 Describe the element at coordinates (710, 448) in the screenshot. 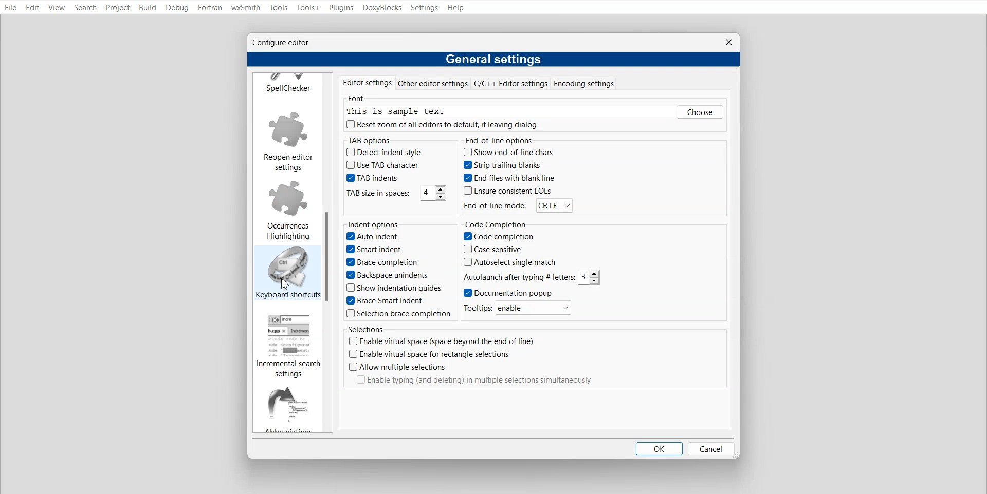

I see `Cancel` at that location.